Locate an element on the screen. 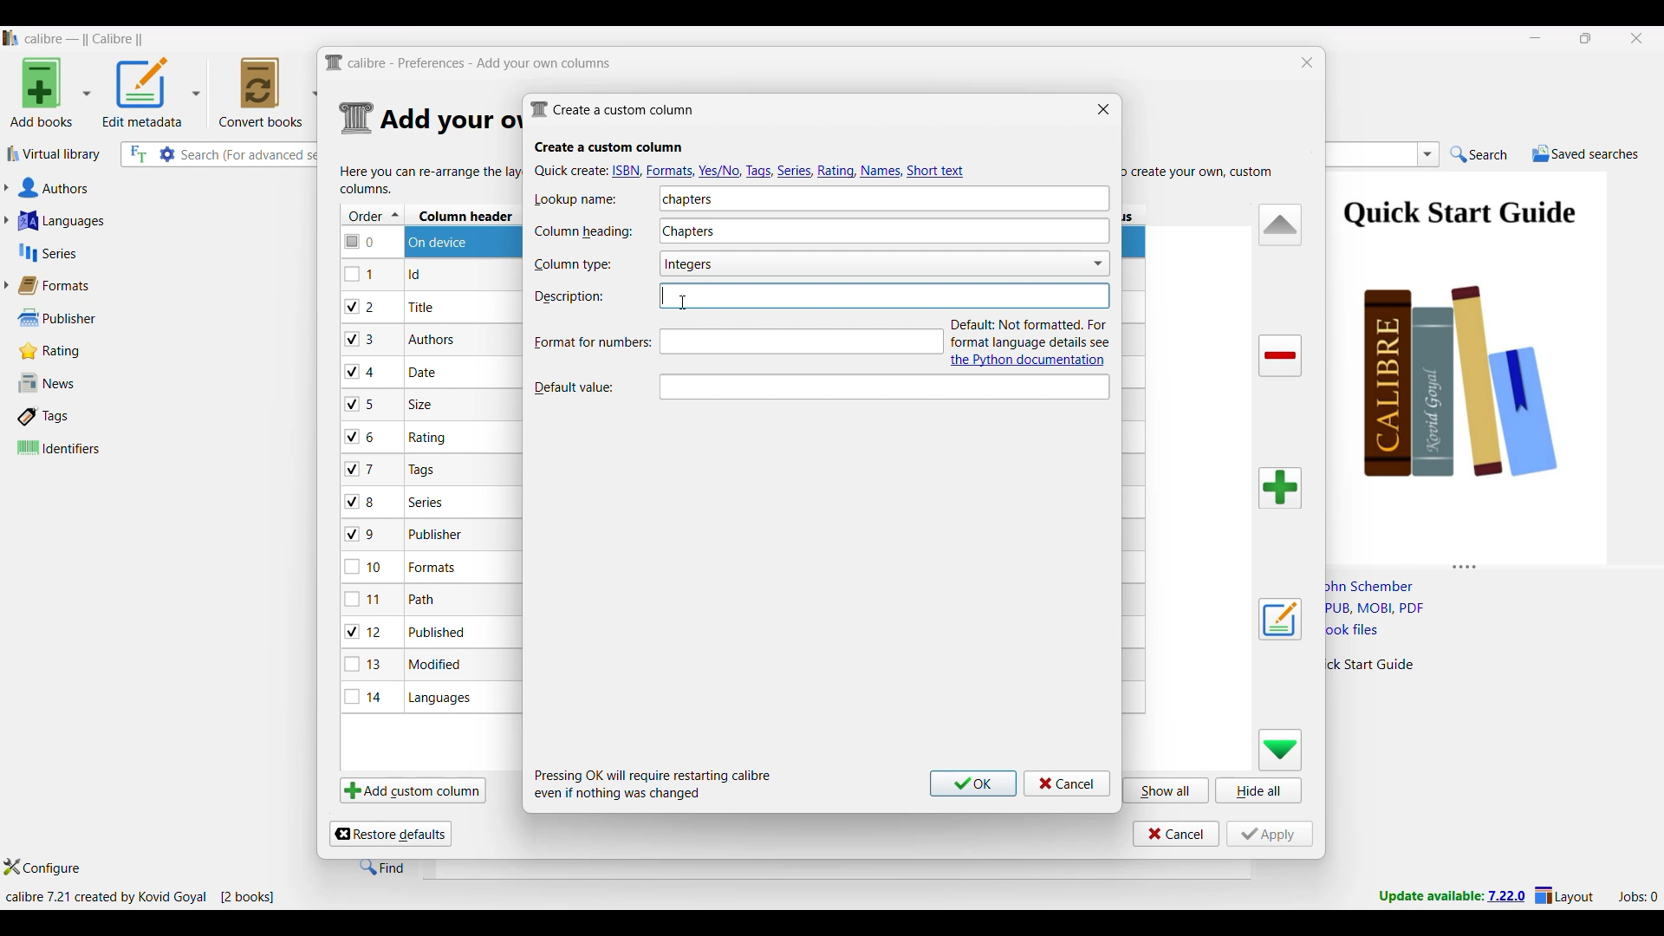  Current details of software is located at coordinates (140, 897).